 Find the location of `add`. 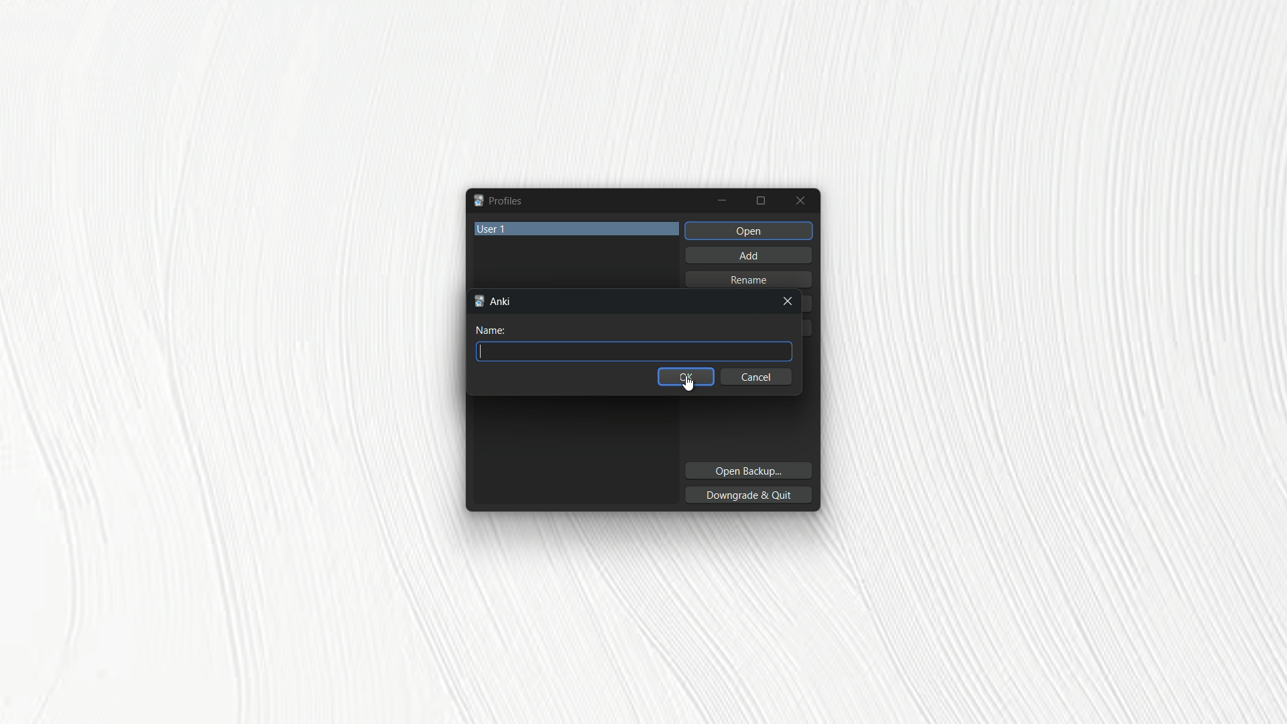

add is located at coordinates (747, 253).